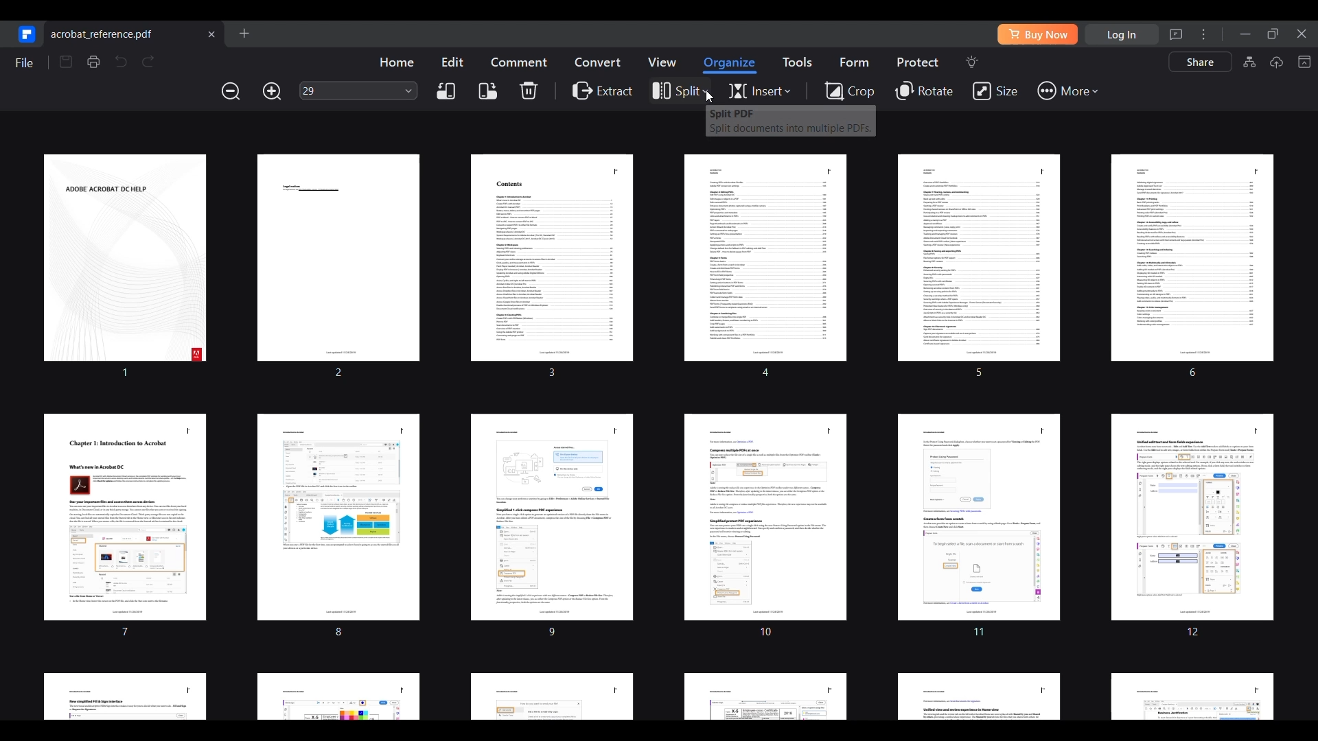 The width and height of the screenshot is (1318, 741). Describe the element at coordinates (349, 91) in the screenshot. I see `Type page input` at that location.